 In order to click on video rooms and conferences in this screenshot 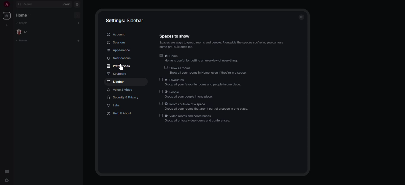, I will do `click(199, 119)`.